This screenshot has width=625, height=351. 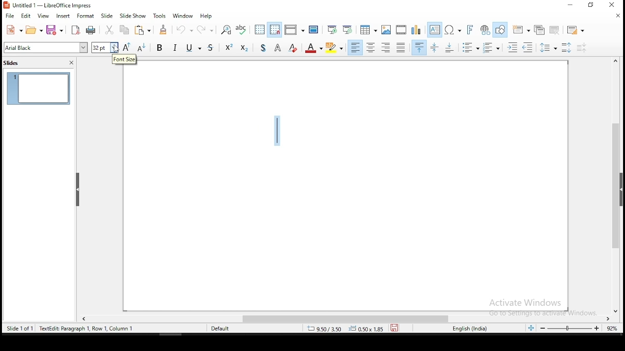 What do you see at coordinates (555, 30) in the screenshot?
I see `delete slide` at bounding box center [555, 30].